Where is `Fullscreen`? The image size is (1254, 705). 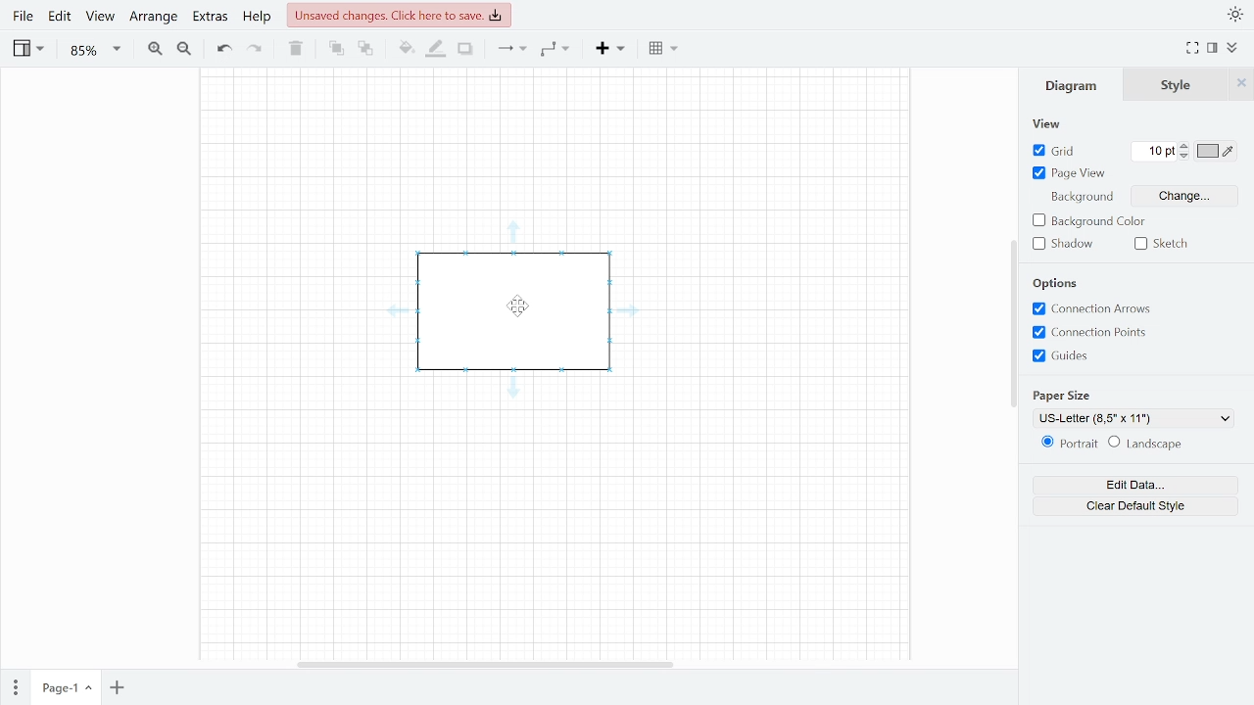
Fullscreen is located at coordinates (1192, 49).